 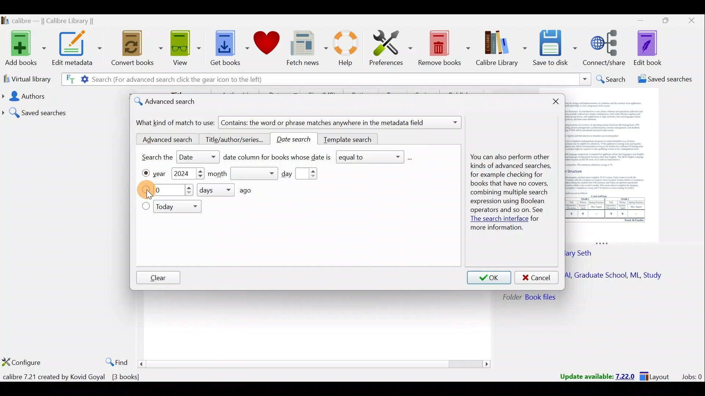 I want to click on Calibre library, so click(x=502, y=49).